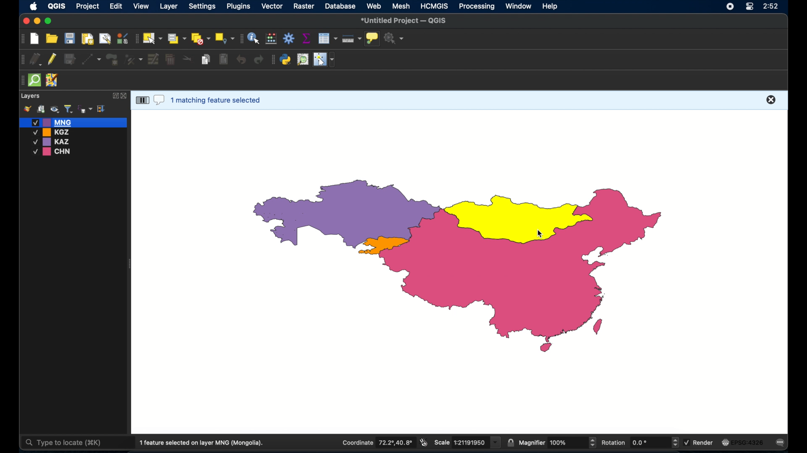 This screenshot has height=453, width=807. What do you see at coordinates (31, 96) in the screenshot?
I see `layers` at bounding box center [31, 96].